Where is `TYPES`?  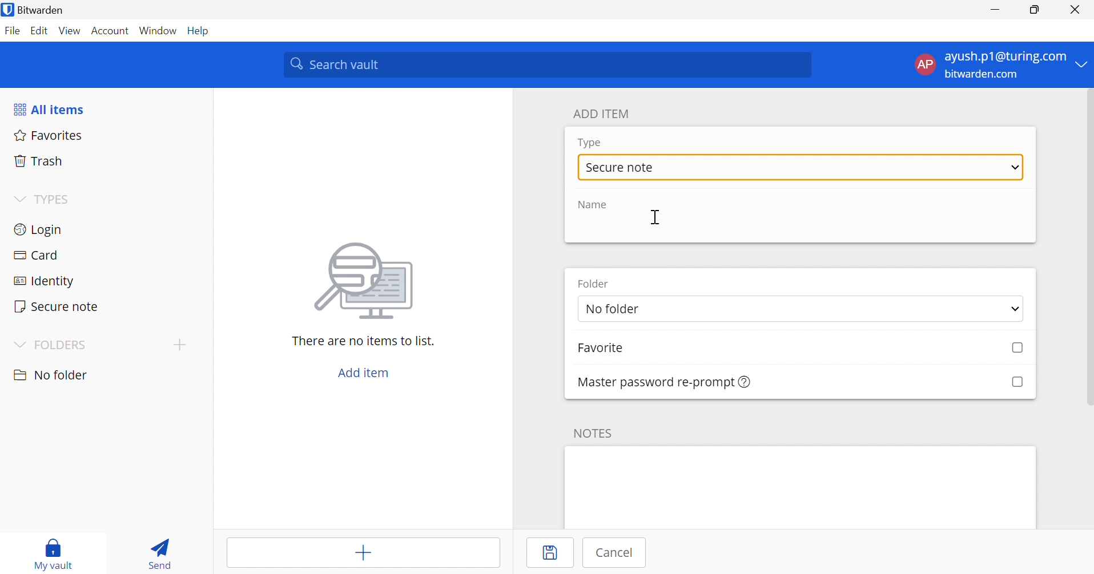 TYPES is located at coordinates (55, 200).